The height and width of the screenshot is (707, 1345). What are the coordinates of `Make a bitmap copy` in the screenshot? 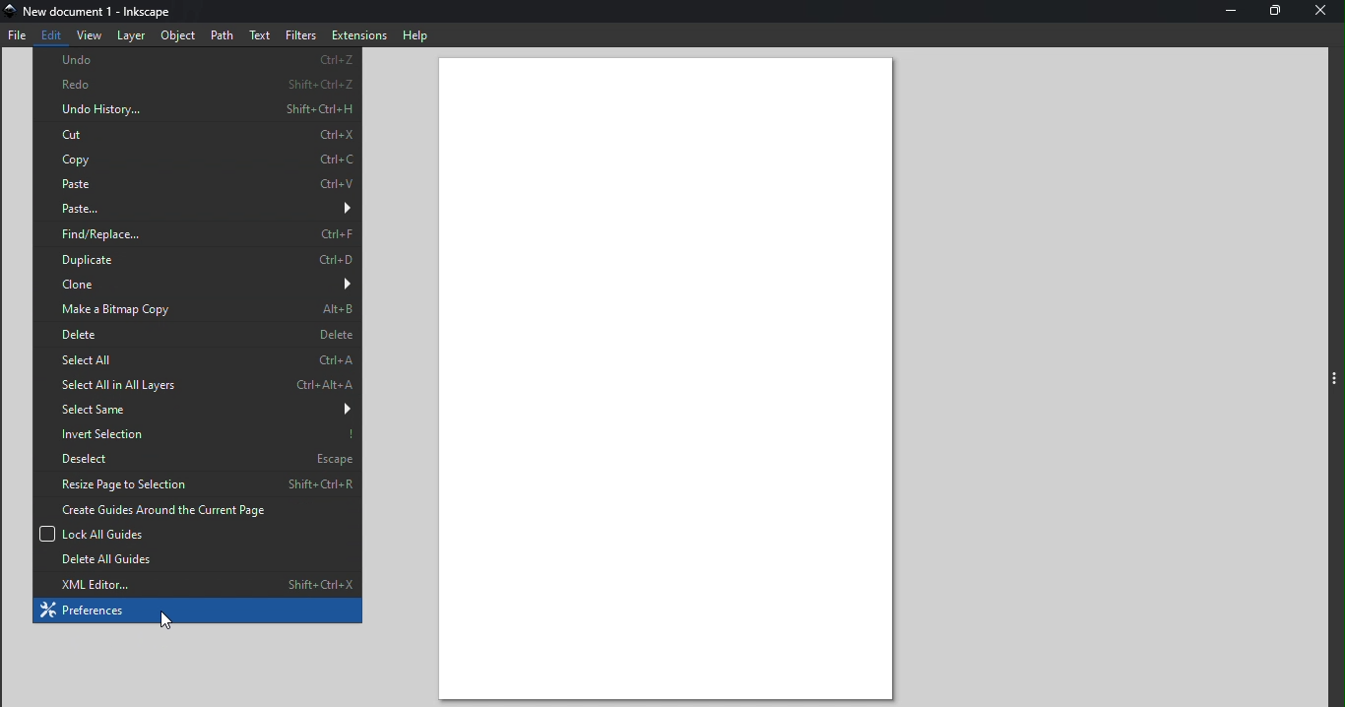 It's located at (196, 309).